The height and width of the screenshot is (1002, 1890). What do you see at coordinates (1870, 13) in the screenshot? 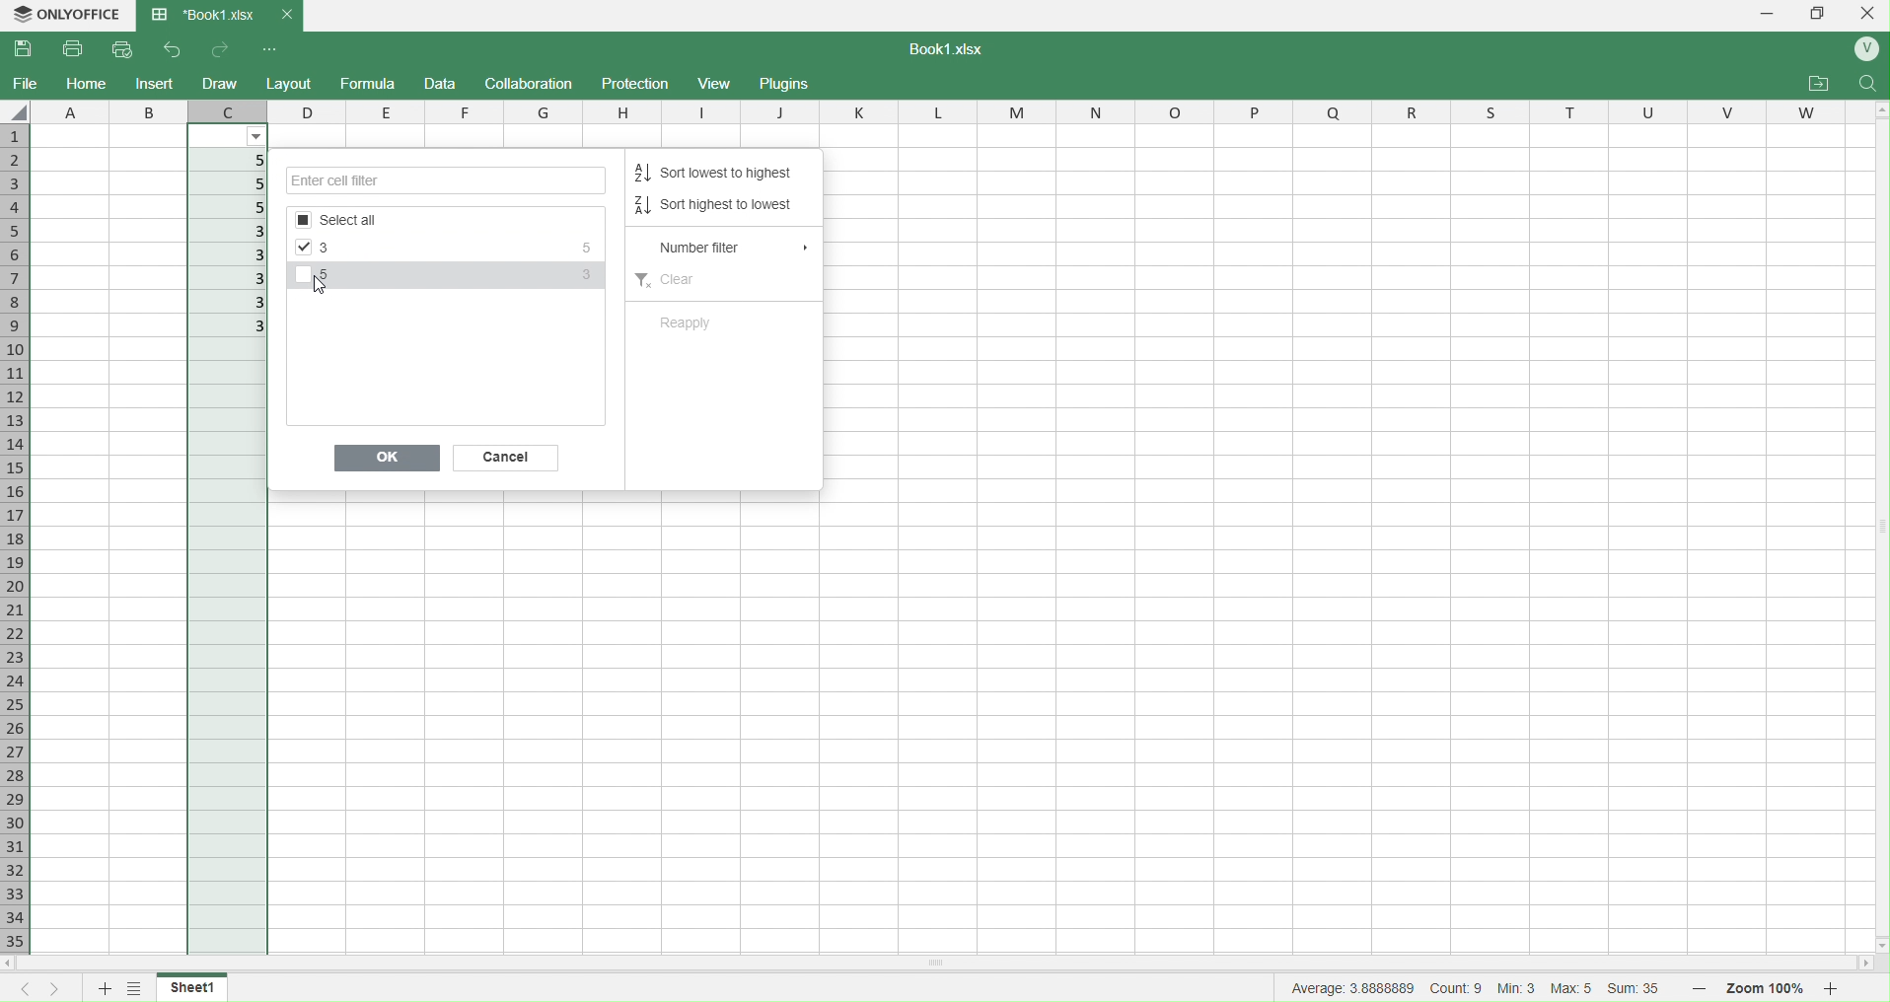
I see `Close` at bounding box center [1870, 13].